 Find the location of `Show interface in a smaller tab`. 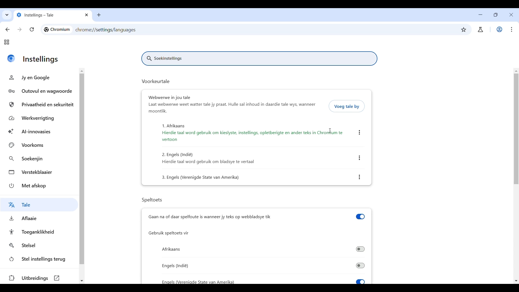

Show interface in a smaller tab is located at coordinates (494, 16).